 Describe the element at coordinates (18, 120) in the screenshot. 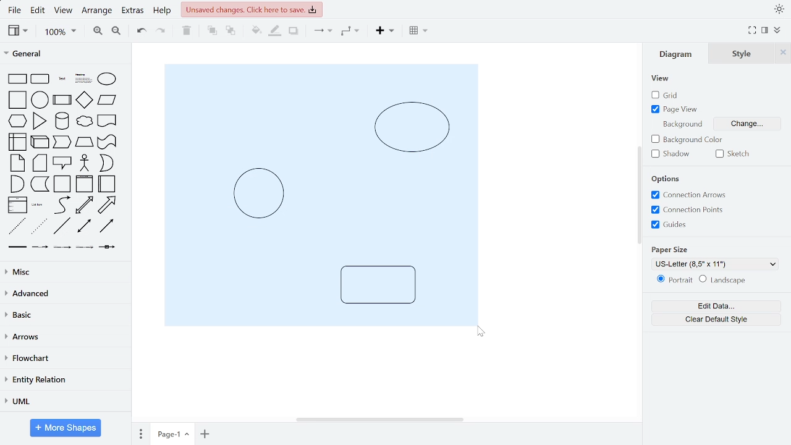

I see `hexagon` at that location.